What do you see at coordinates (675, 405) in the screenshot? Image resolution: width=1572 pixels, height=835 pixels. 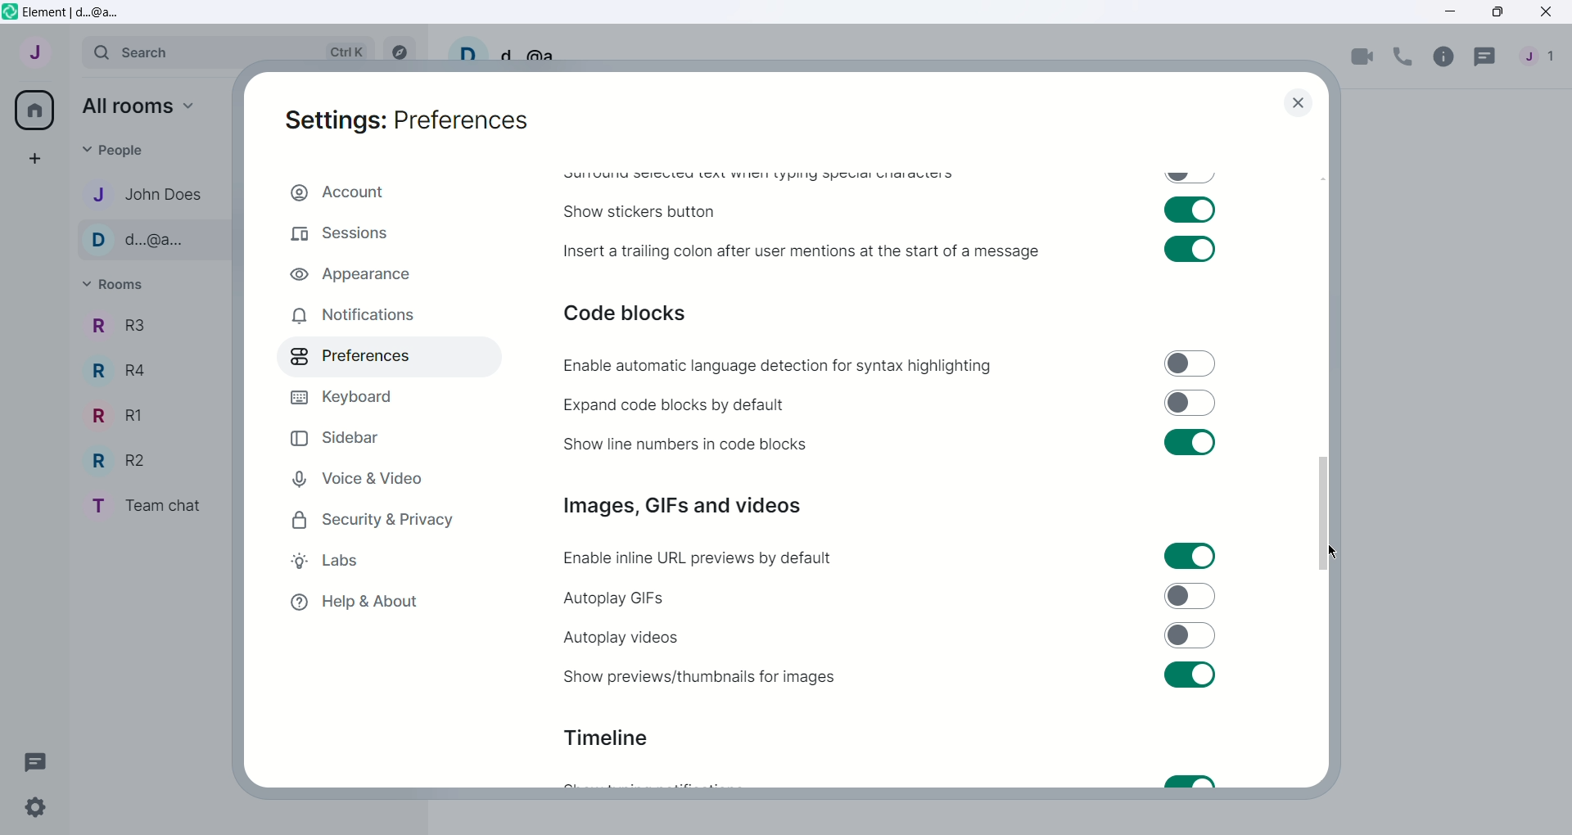 I see `Expand code blocks by default` at bounding box center [675, 405].